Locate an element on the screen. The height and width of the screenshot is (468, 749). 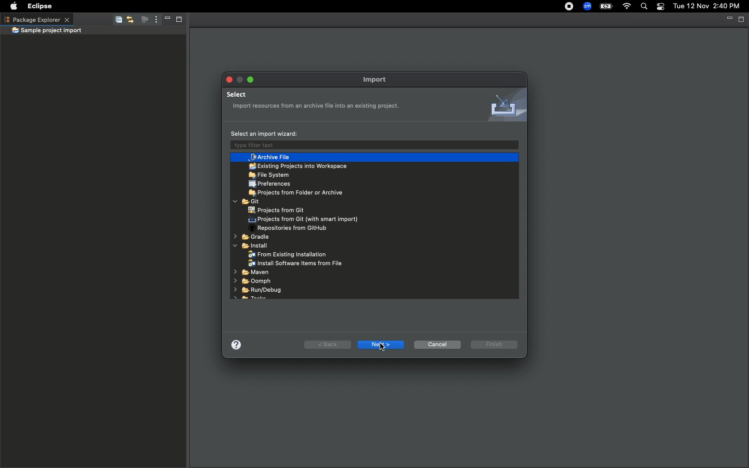
Repositories from GitHub is located at coordinates (292, 229).